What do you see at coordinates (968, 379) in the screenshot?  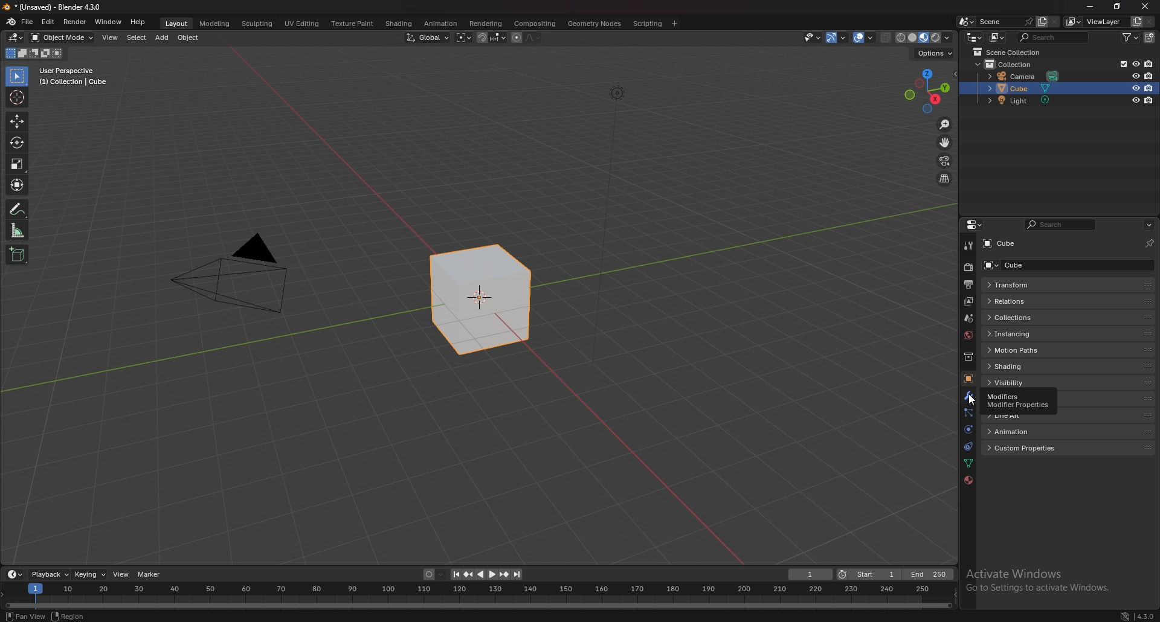 I see `object` at bounding box center [968, 379].